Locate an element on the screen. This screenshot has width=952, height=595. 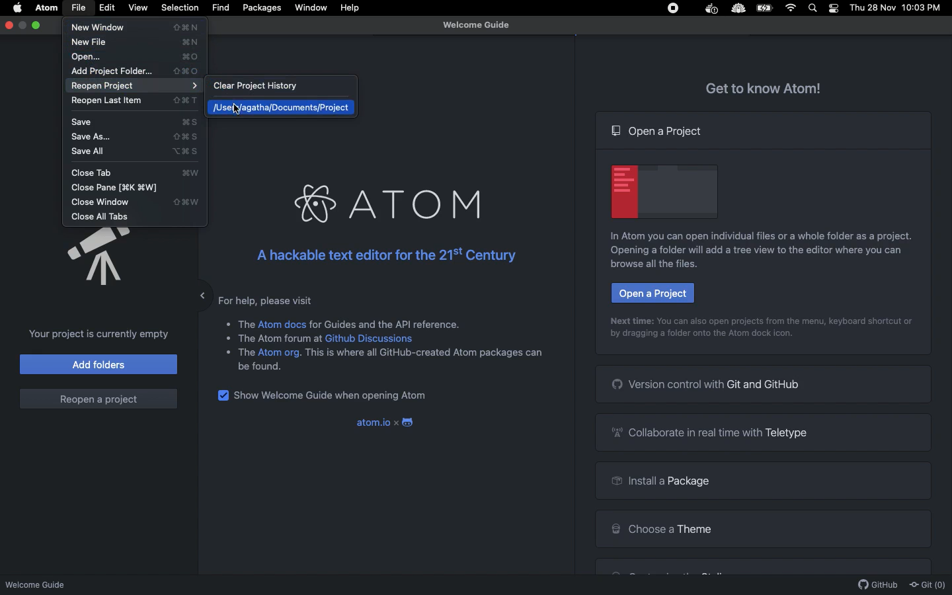
Minimize is located at coordinates (192, 292).